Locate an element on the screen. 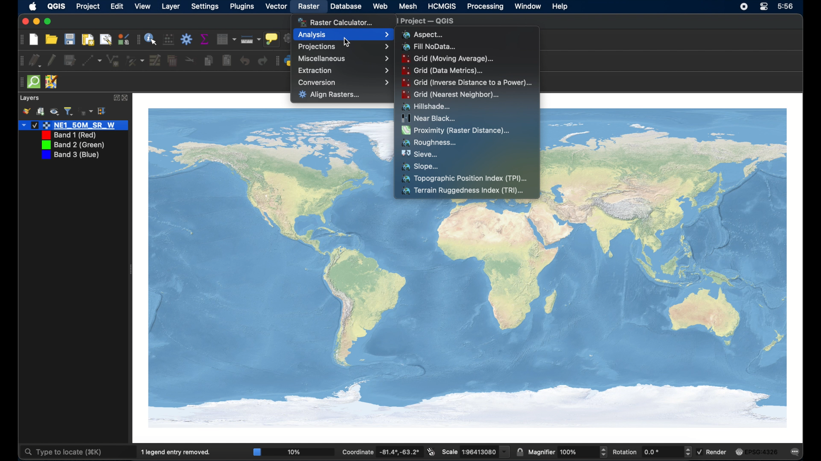 The width and height of the screenshot is (821, 461). maximize is located at coordinates (48, 22).